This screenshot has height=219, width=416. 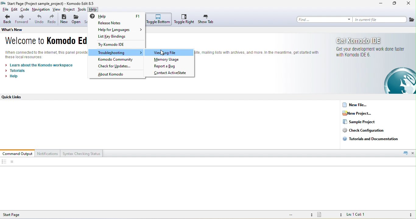 I want to click on terminate, so click(x=12, y=162).